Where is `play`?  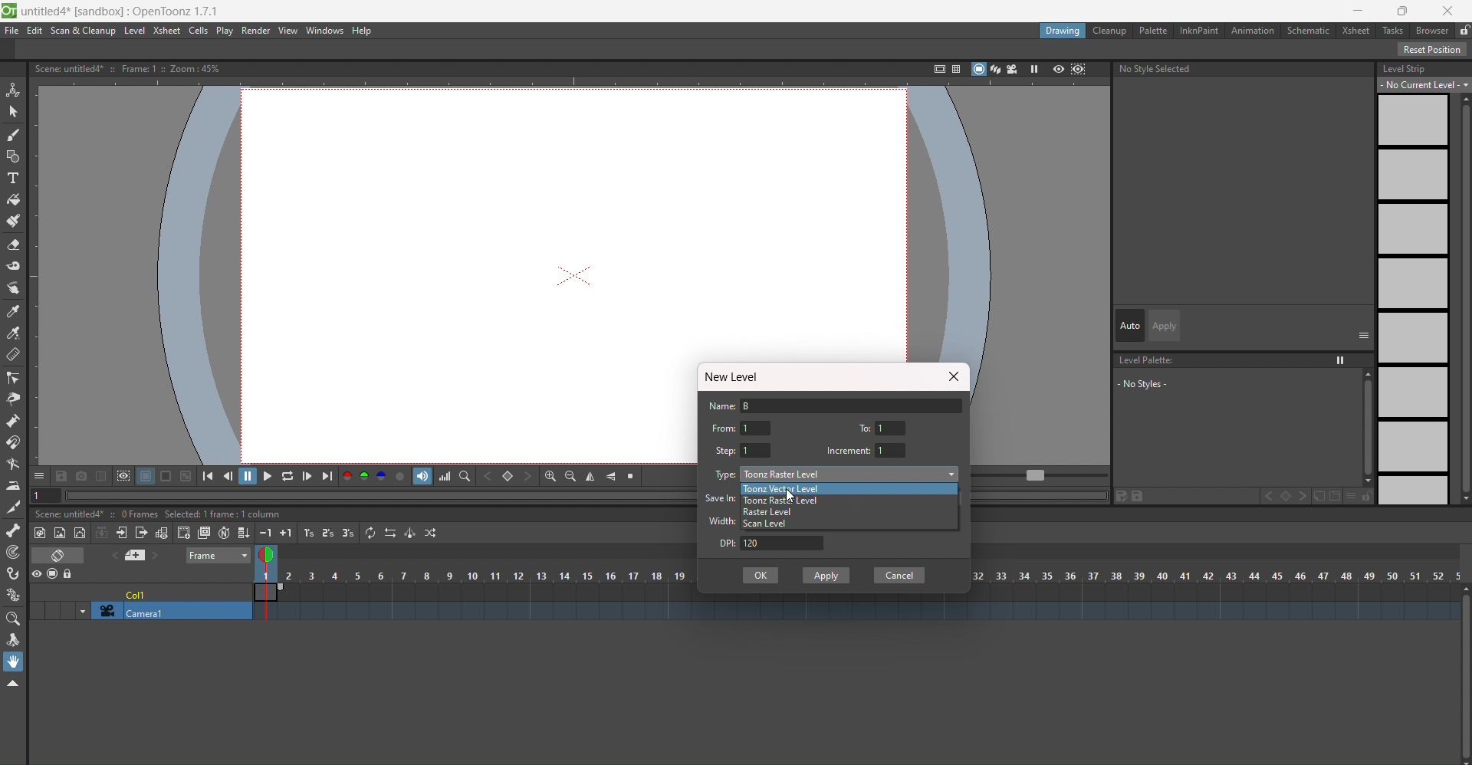
play is located at coordinates (267, 475).